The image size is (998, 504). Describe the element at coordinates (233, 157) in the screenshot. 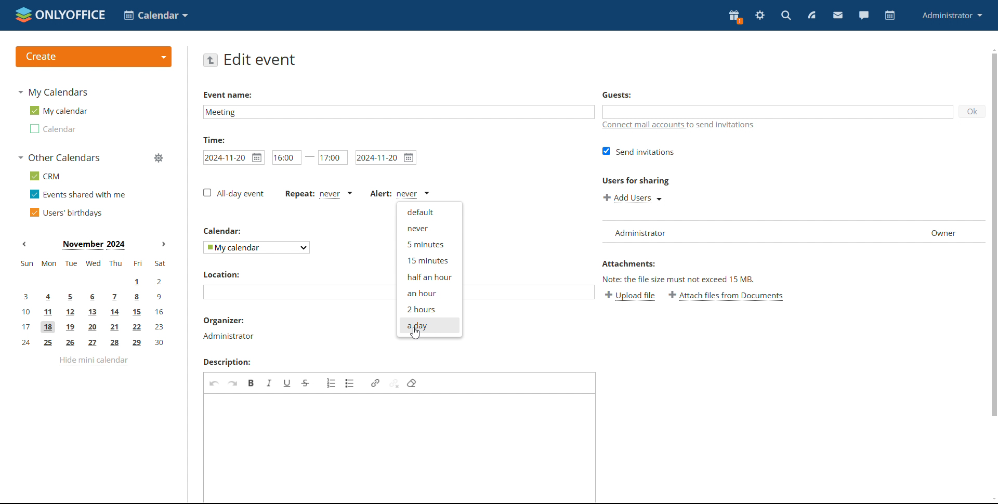

I see `start date` at that location.